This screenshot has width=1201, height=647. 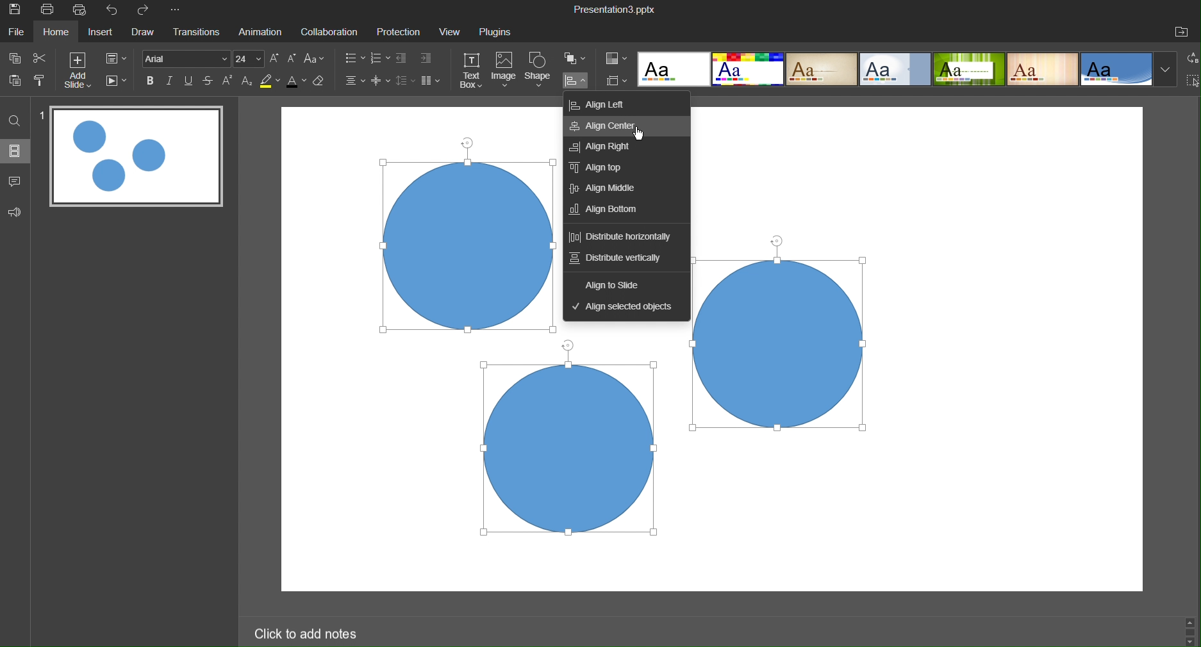 I want to click on Scroll up, so click(x=1193, y=619).